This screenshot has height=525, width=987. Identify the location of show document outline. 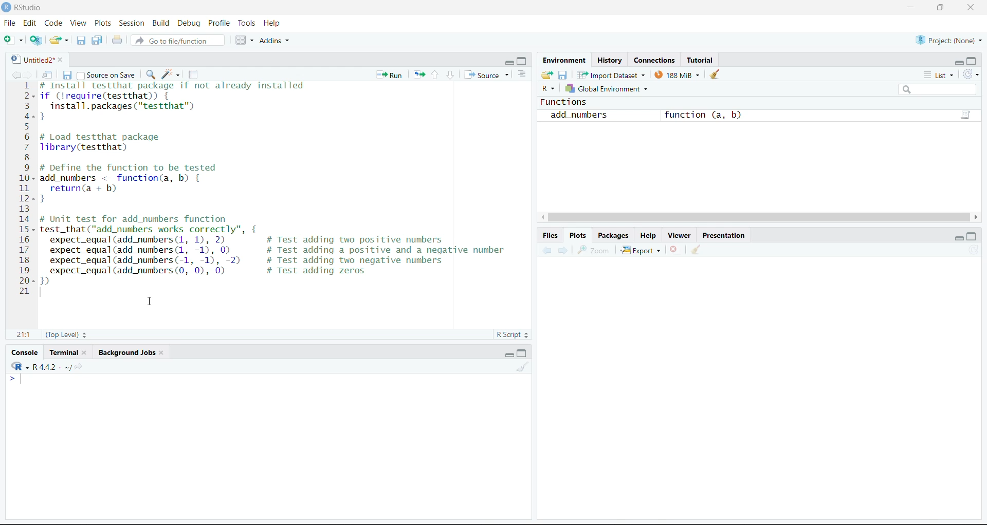
(522, 73).